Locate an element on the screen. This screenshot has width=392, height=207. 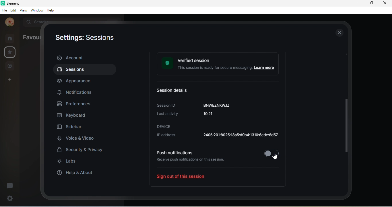
preferences is located at coordinates (77, 104).